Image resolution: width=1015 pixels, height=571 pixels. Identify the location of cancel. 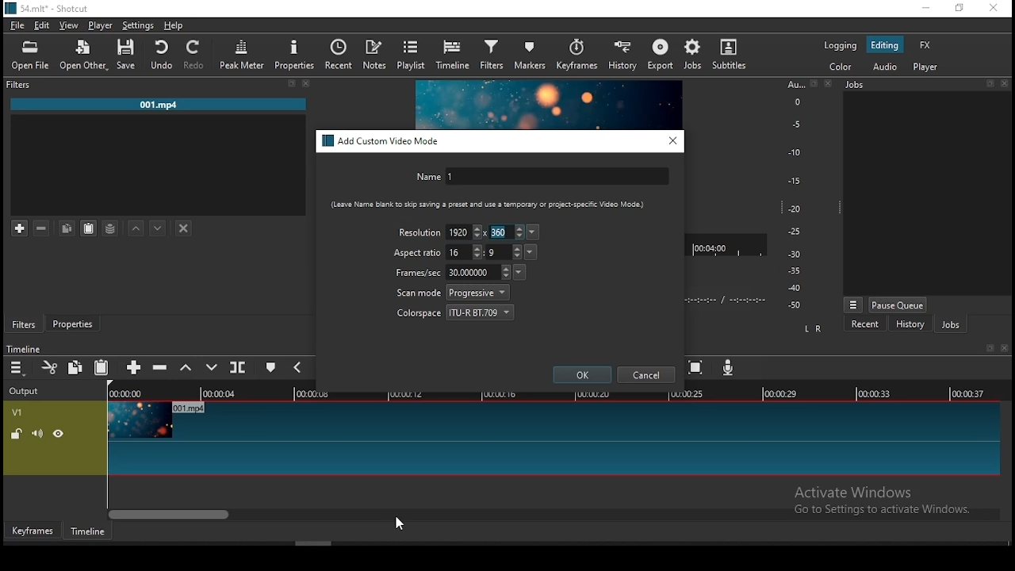
(646, 375).